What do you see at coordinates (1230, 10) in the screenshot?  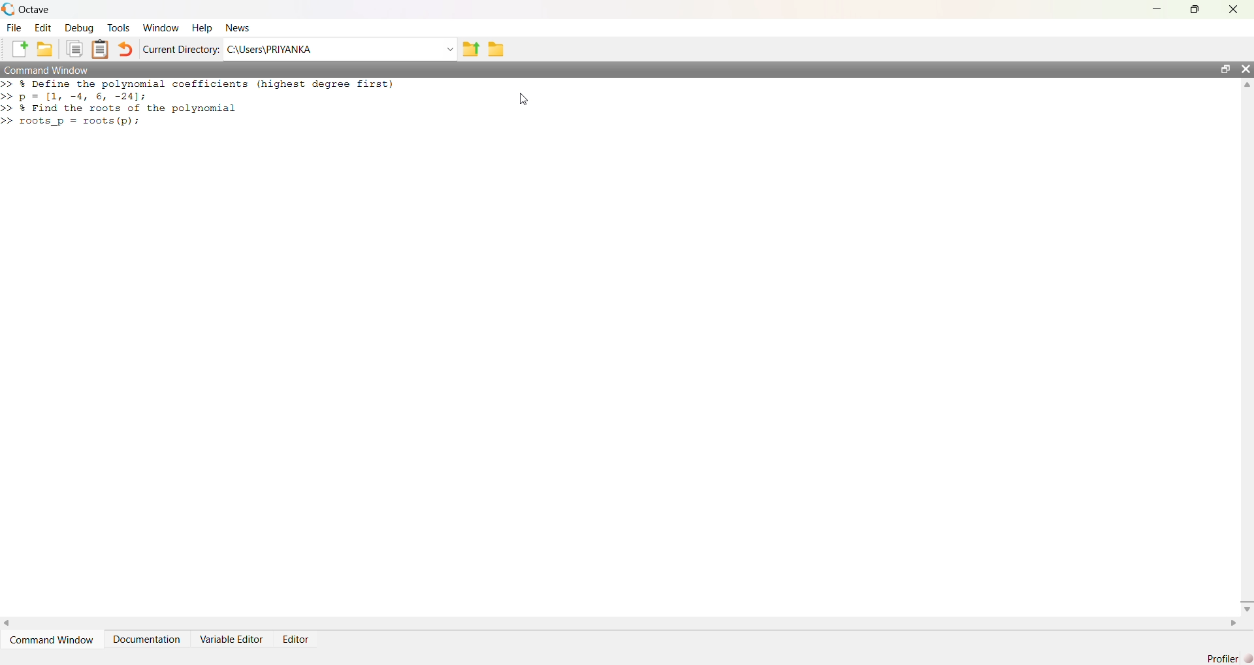 I see `Close` at bounding box center [1230, 10].